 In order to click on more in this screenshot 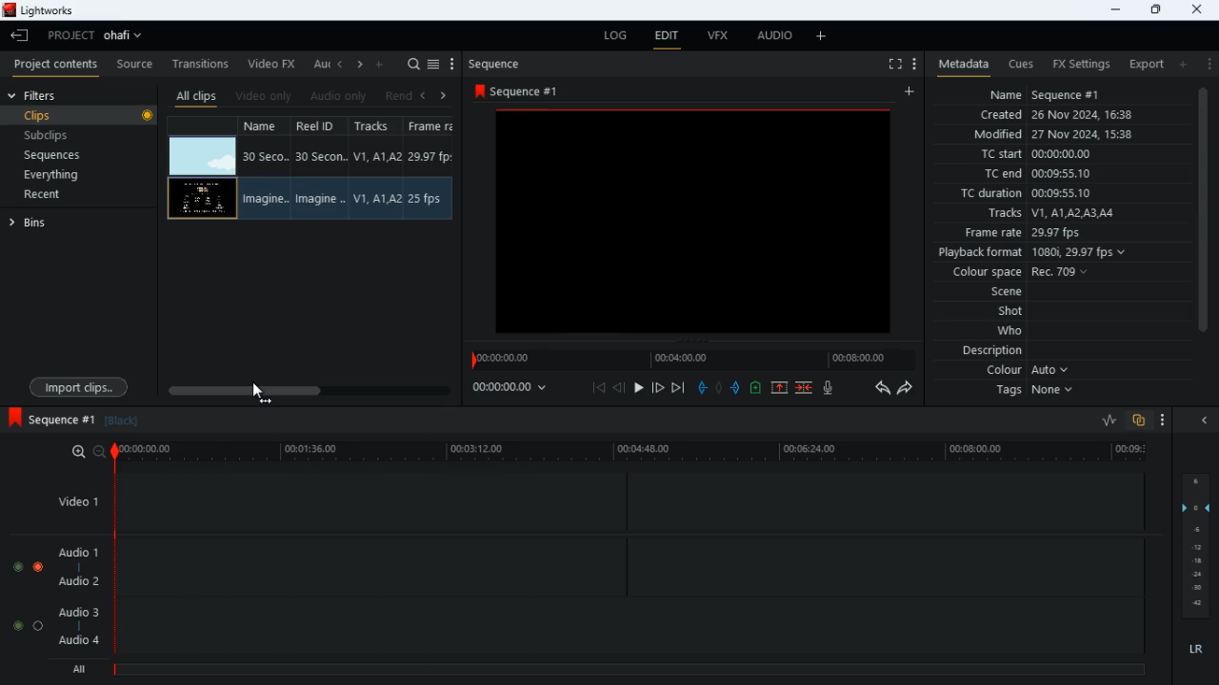, I will do `click(1166, 419)`.